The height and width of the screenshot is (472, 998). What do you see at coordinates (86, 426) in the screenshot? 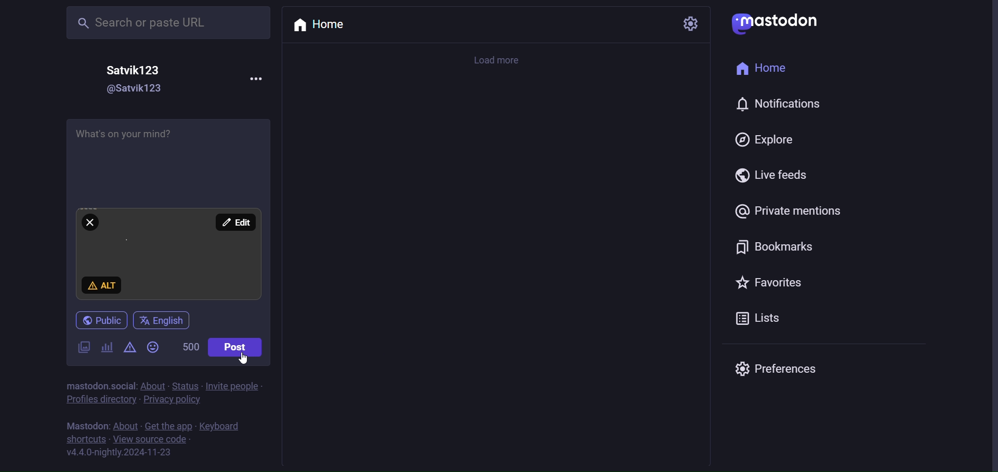
I see `mastodon` at bounding box center [86, 426].